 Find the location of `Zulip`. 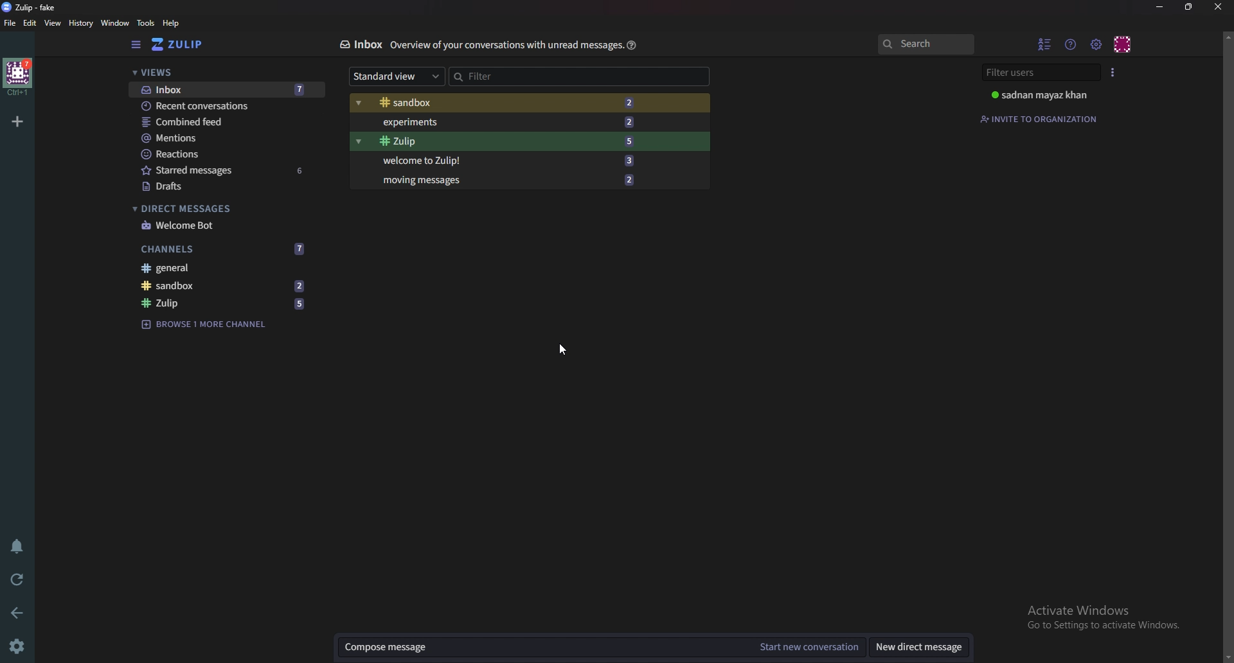

Zulip is located at coordinates (505, 141).